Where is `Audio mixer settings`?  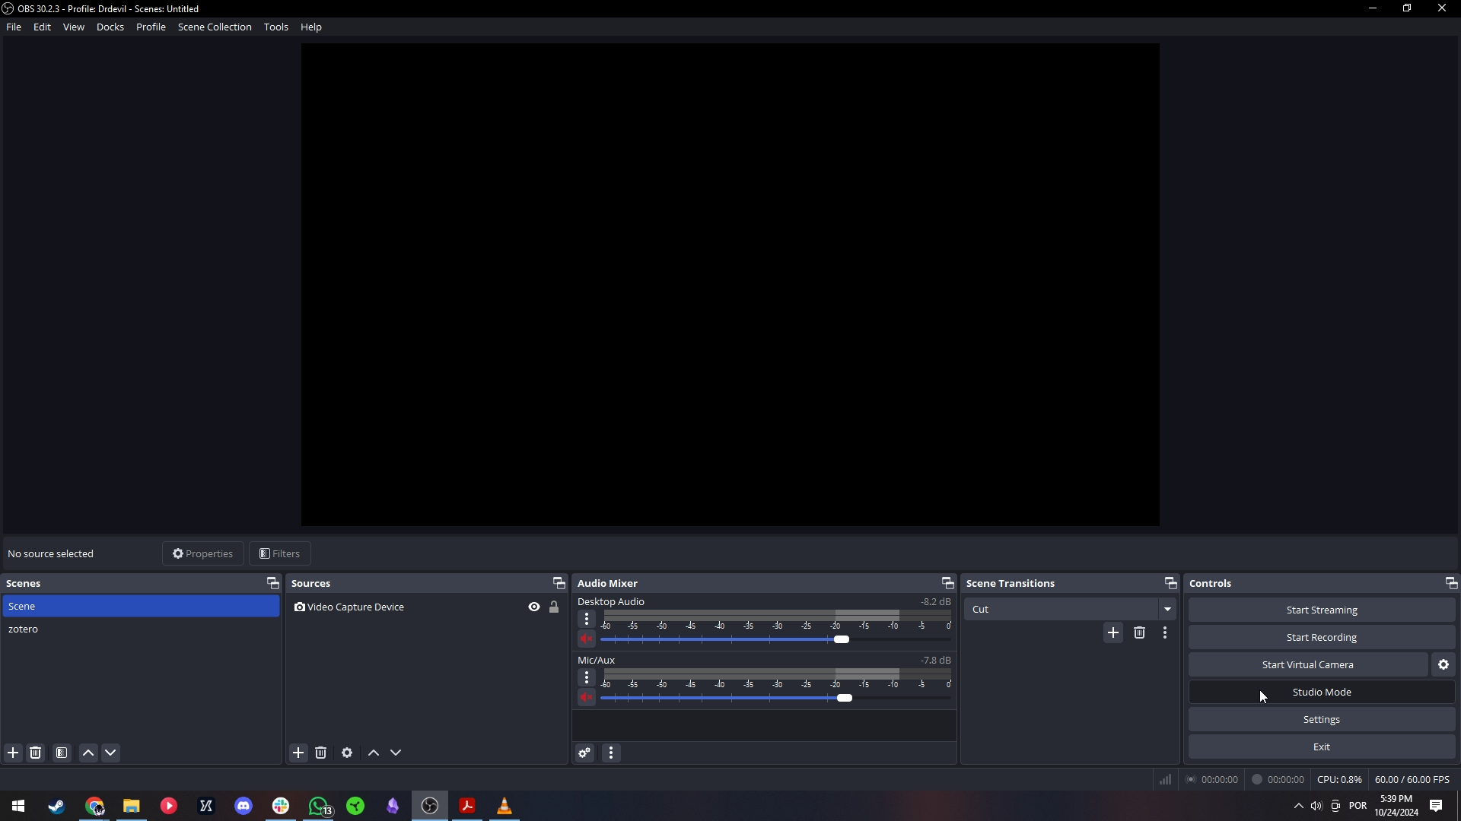
Audio mixer settings is located at coordinates (612, 753).